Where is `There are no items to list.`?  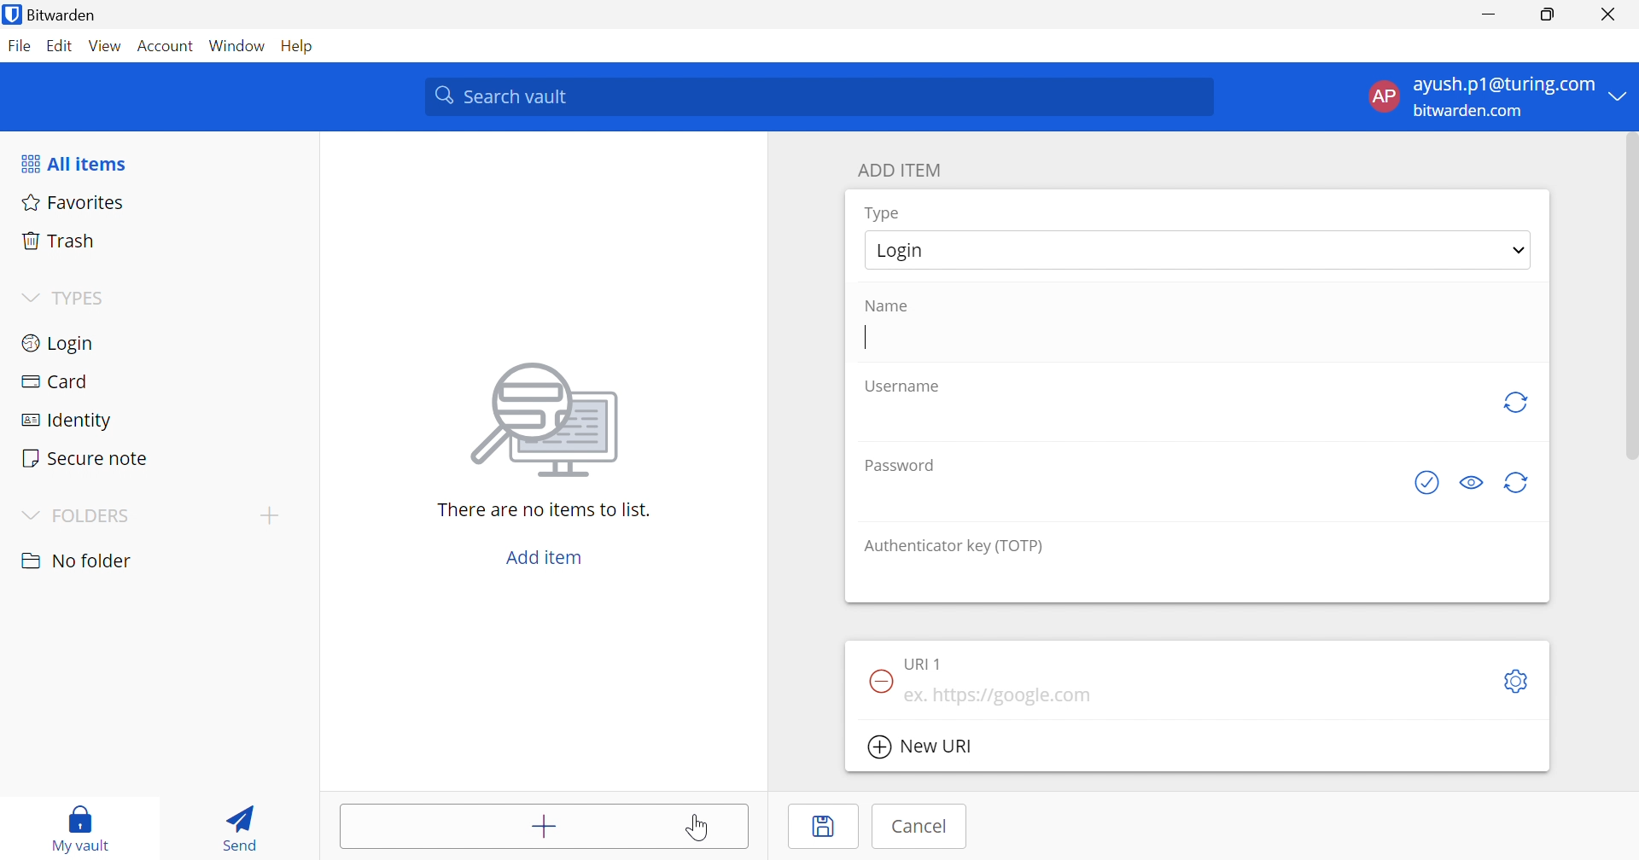
There are no items to list. is located at coordinates (544, 509).